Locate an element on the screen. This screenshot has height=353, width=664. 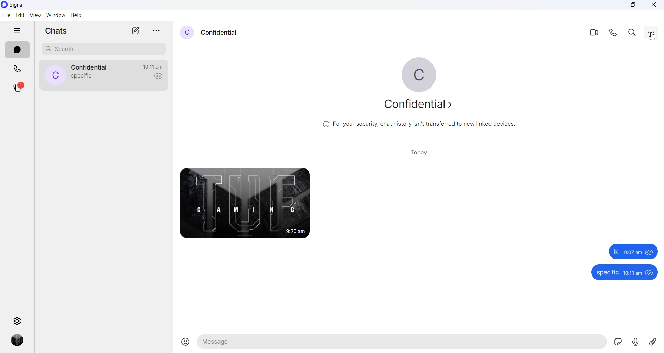
share attachments is located at coordinates (655, 343).